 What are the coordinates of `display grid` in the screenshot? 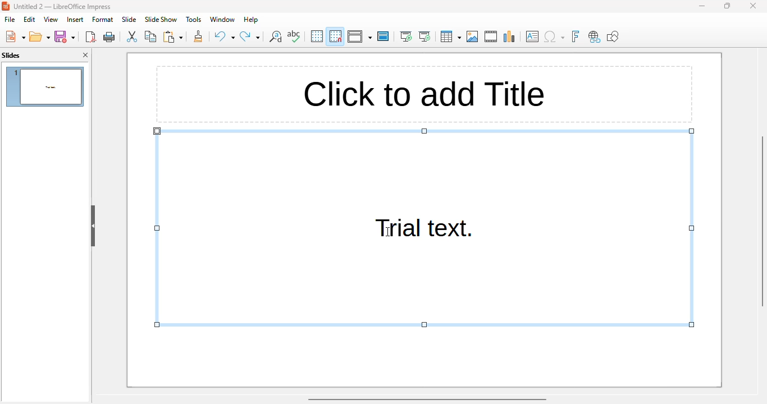 It's located at (316, 36).